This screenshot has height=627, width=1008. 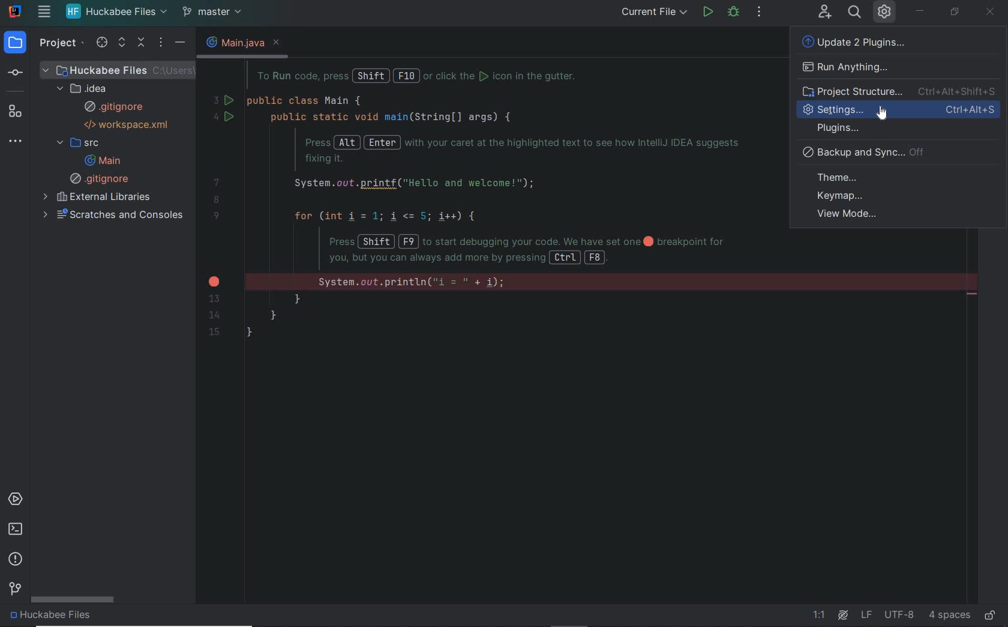 What do you see at coordinates (128, 124) in the screenshot?
I see `workspace.xml` at bounding box center [128, 124].